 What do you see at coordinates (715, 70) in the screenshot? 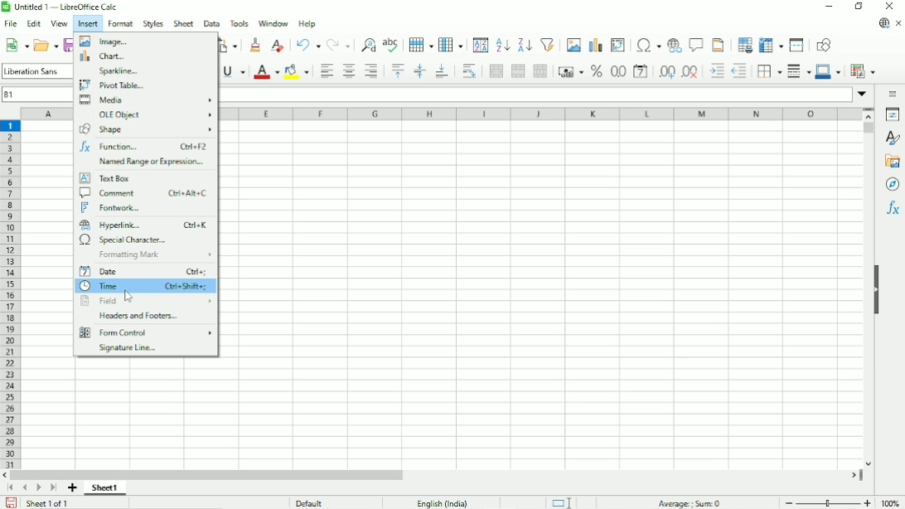
I see `Increase indent` at bounding box center [715, 70].